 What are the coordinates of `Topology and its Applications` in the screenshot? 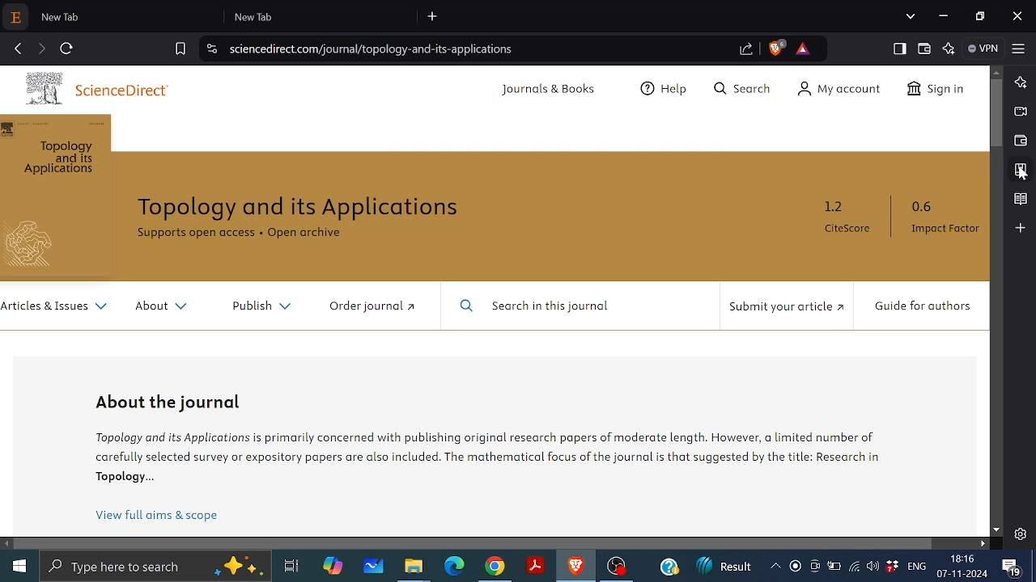 It's located at (56, 159).